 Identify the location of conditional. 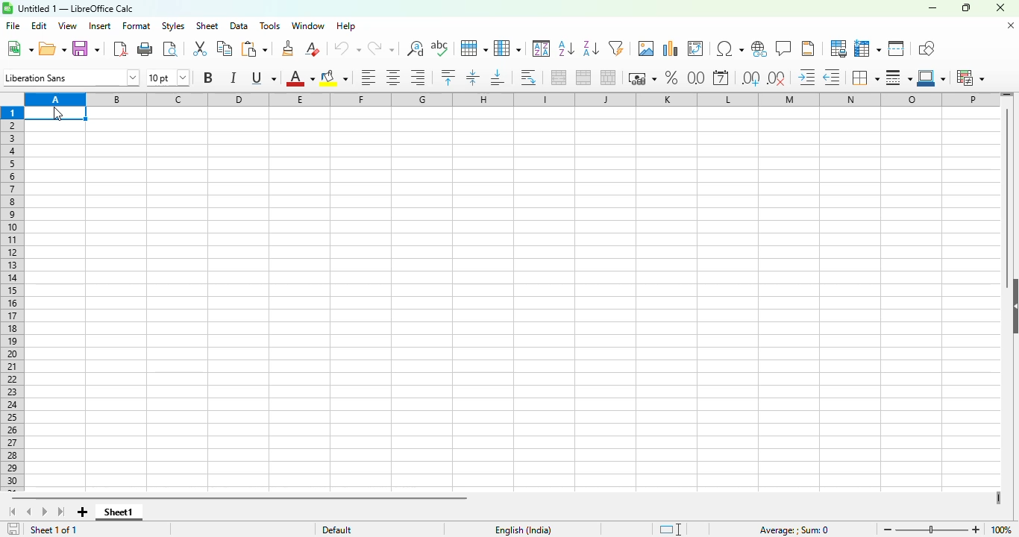
(971, 78).